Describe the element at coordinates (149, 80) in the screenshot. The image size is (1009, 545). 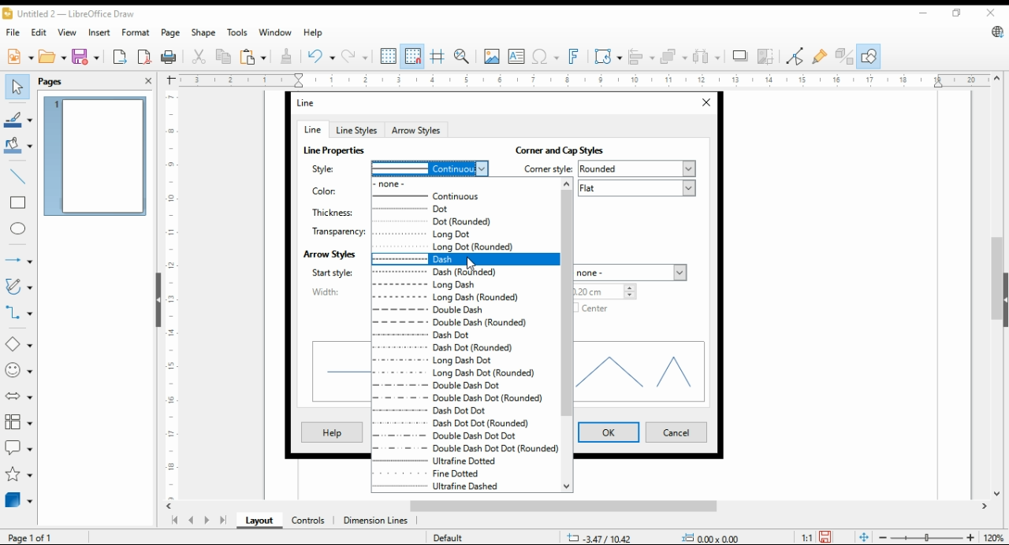
I see `close pane` at that location.